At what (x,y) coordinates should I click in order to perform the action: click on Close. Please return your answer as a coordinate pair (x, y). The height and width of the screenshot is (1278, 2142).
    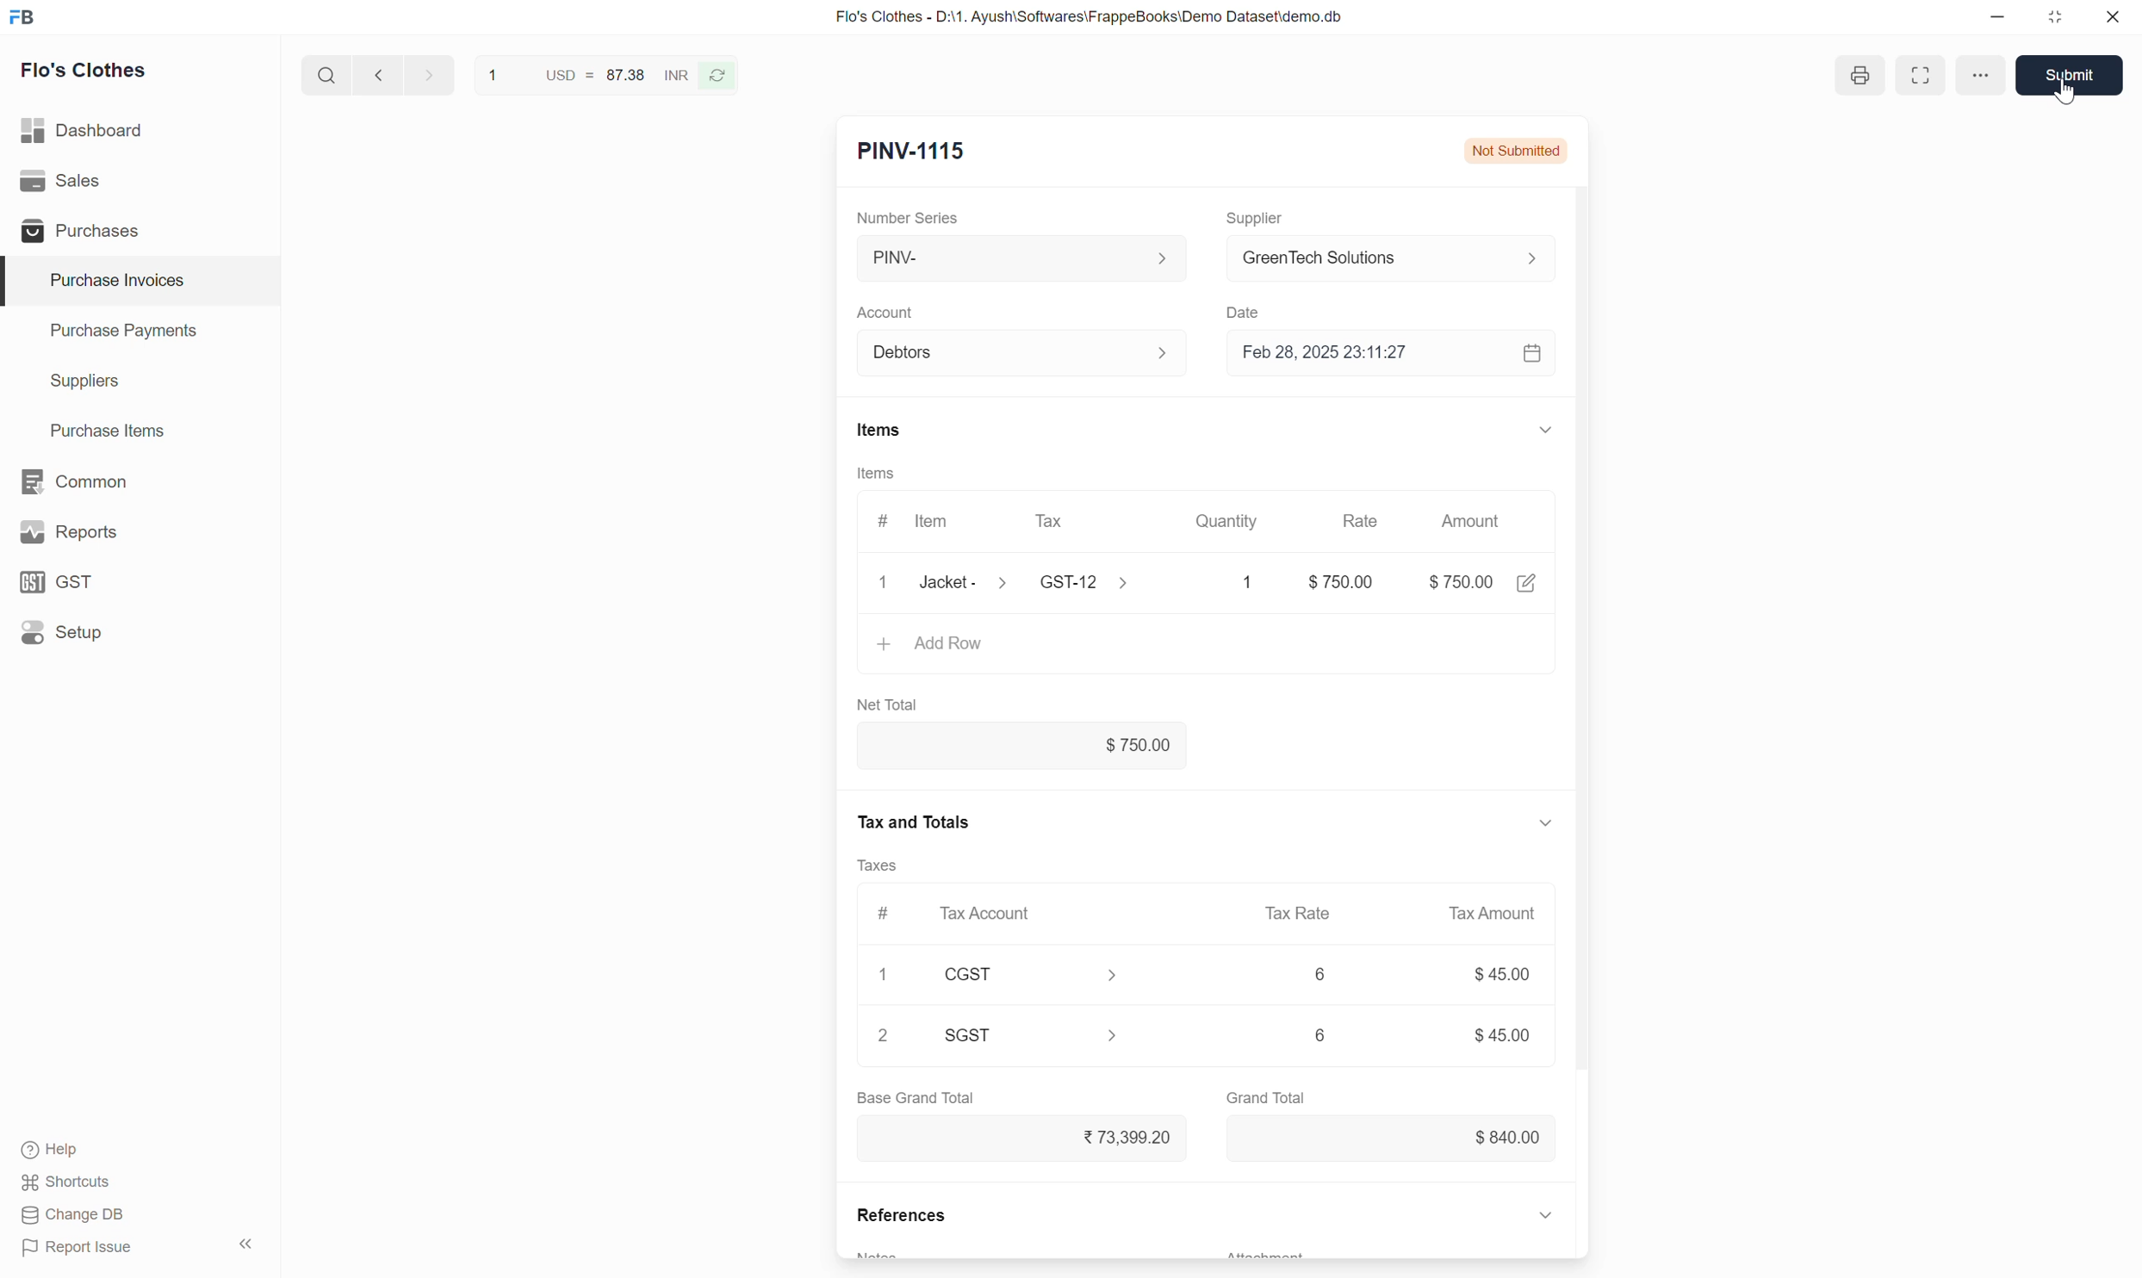
    Looking at the image, I should click on (884, 582).